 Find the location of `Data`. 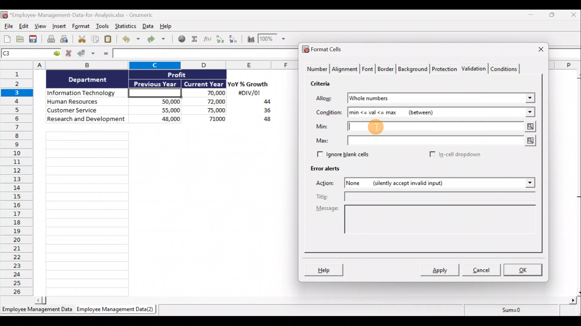

Data is located at coordinates (147, 26).